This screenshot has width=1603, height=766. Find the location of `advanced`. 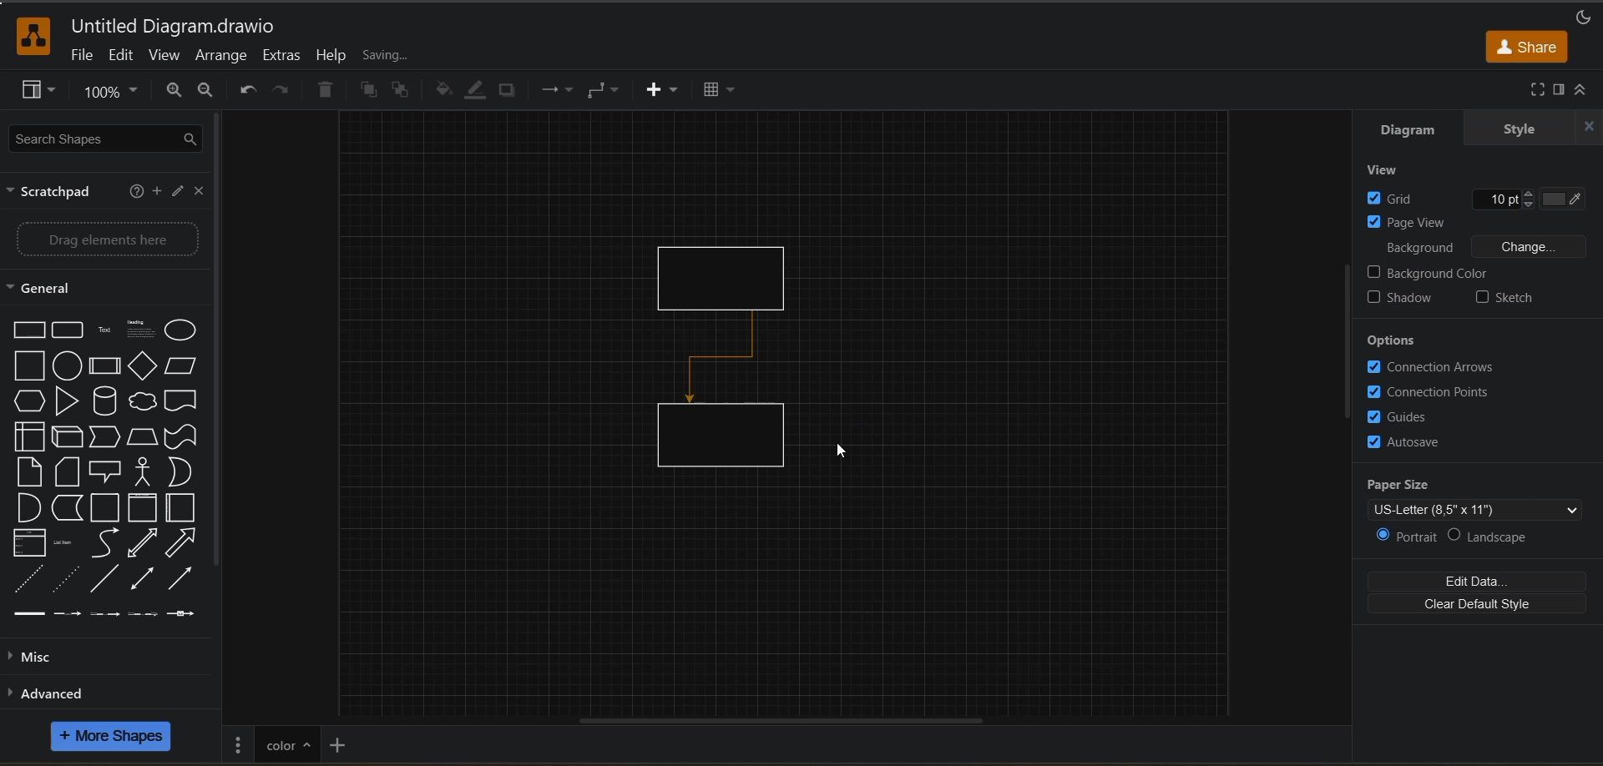

advanced is located at coordinates (72, 693).